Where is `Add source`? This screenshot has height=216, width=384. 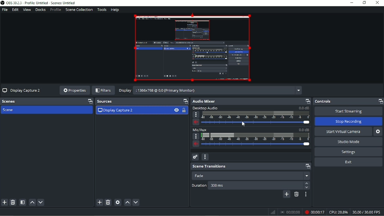 Add source is located at coordinates (99, 202).